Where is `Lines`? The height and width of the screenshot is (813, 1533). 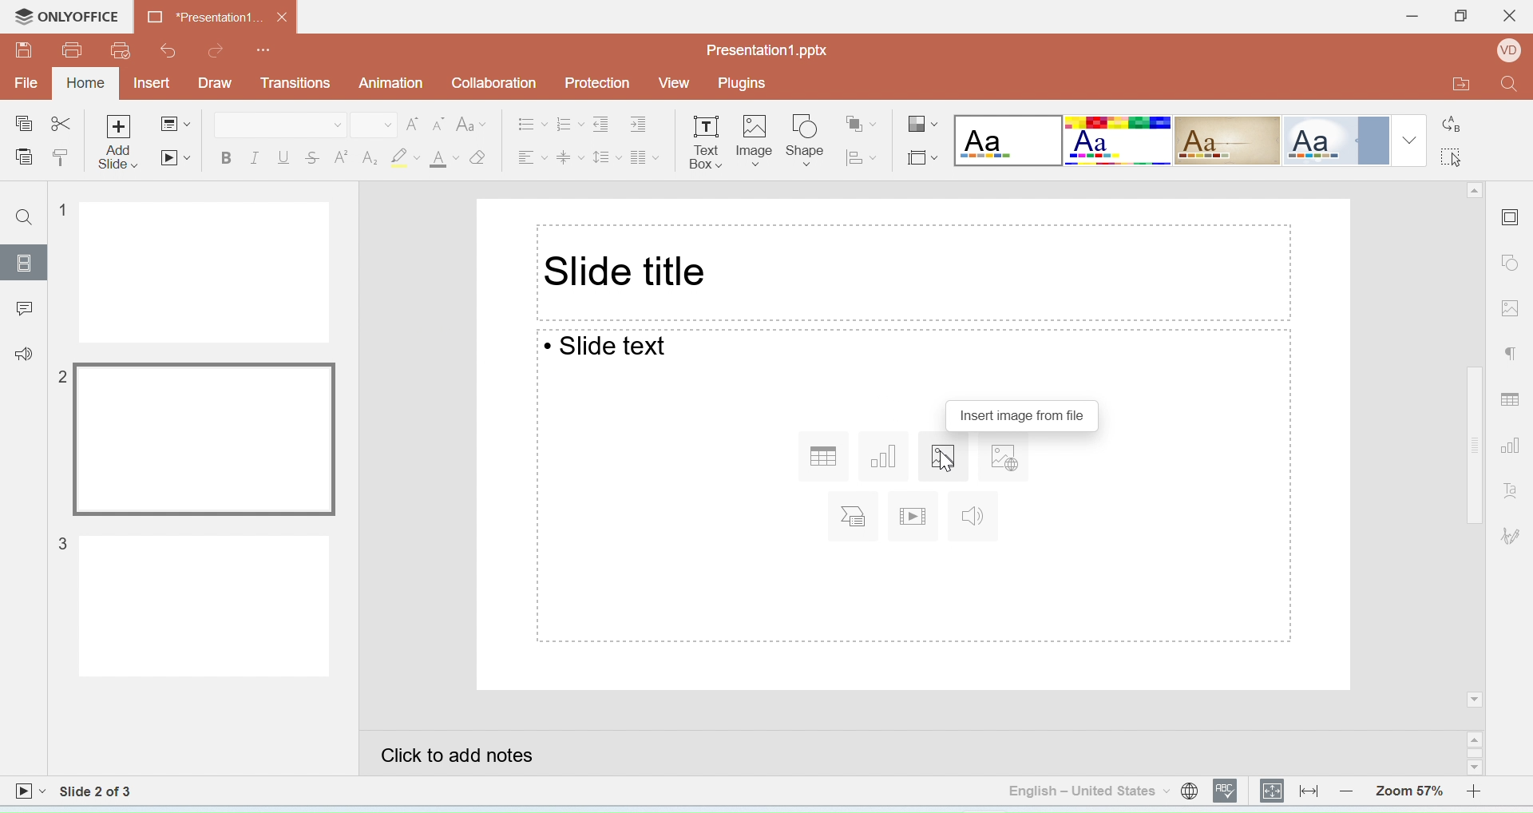
Lines is located at coordinates (1228, 141).